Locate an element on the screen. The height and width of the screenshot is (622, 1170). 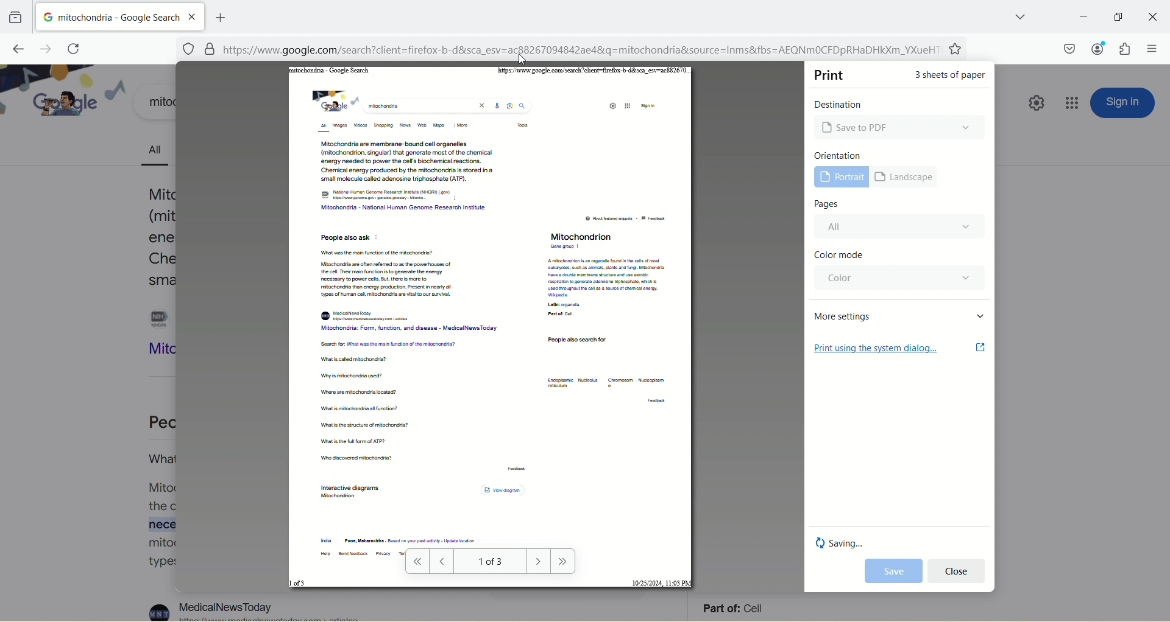
save to pocket is located at coordinates (1069, 49).